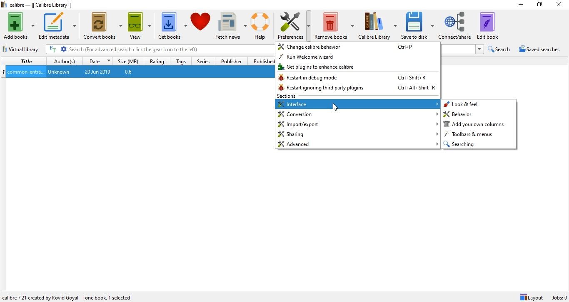  Describe the element at coordinates (58, 26) in the screenshot. I see `Edit metadata` at that location.